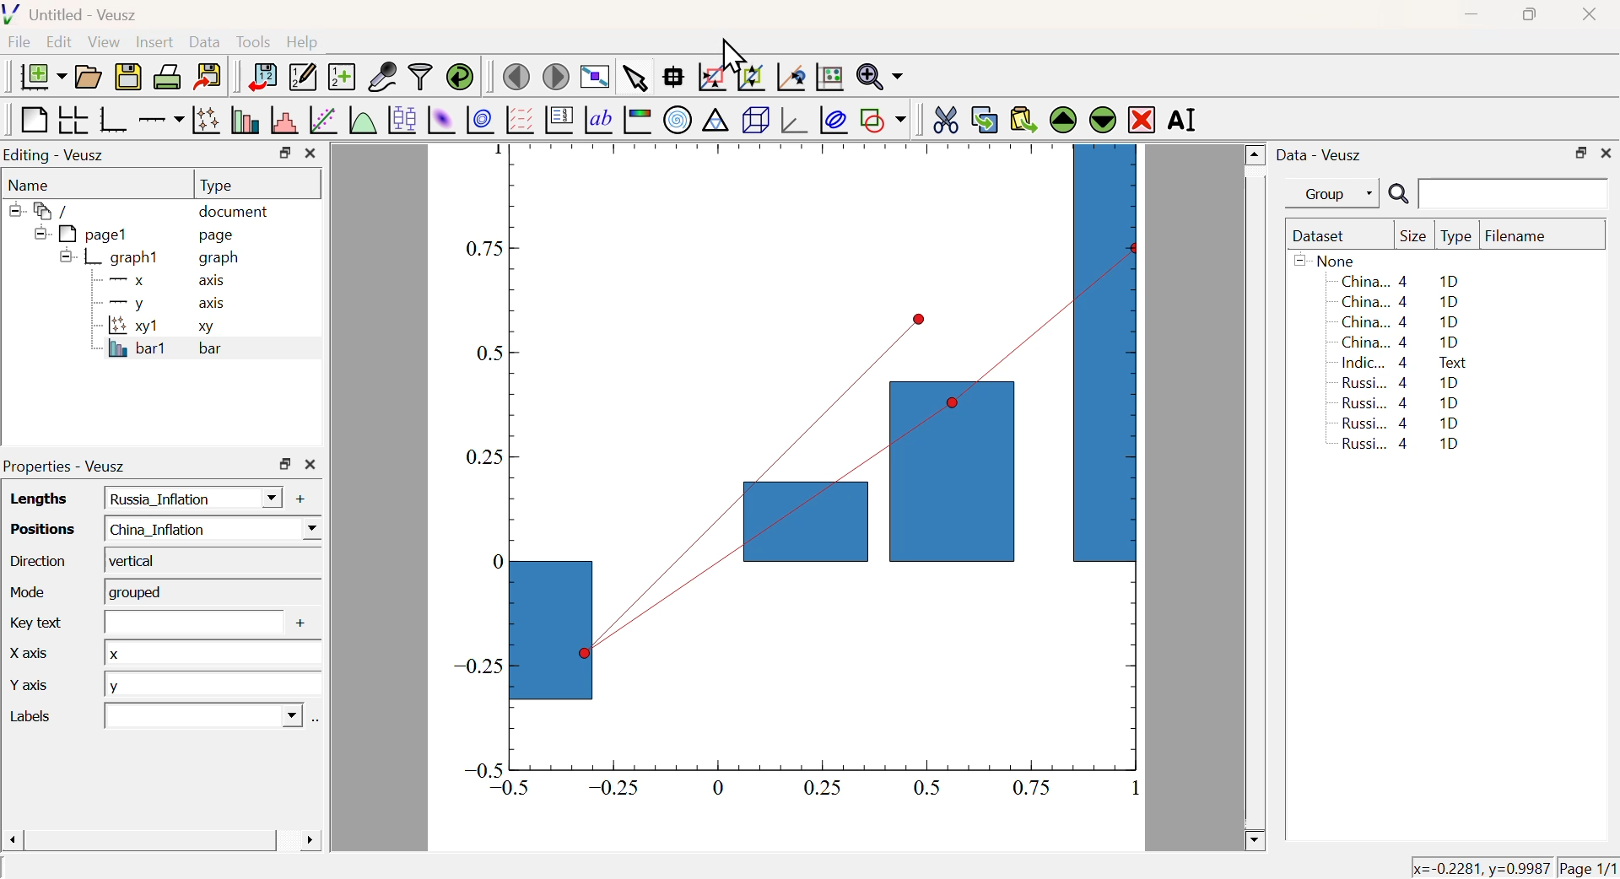 The width and height of the screenshot is (1620, 879). Describe the element at coordinates (38, 560) in the screenshot. I see `Direction` at that location.